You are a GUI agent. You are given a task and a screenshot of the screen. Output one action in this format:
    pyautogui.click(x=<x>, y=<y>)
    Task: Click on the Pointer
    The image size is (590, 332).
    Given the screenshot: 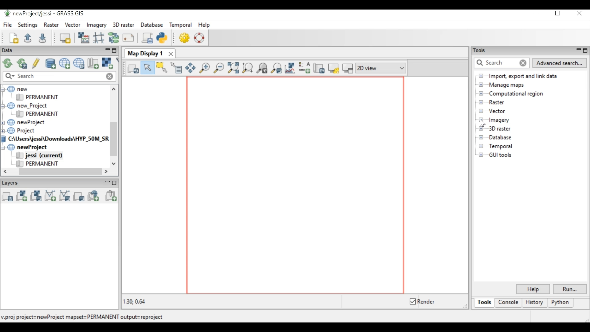 What is the action you would take?
    pyautogui.click(x=147, y=68)
    